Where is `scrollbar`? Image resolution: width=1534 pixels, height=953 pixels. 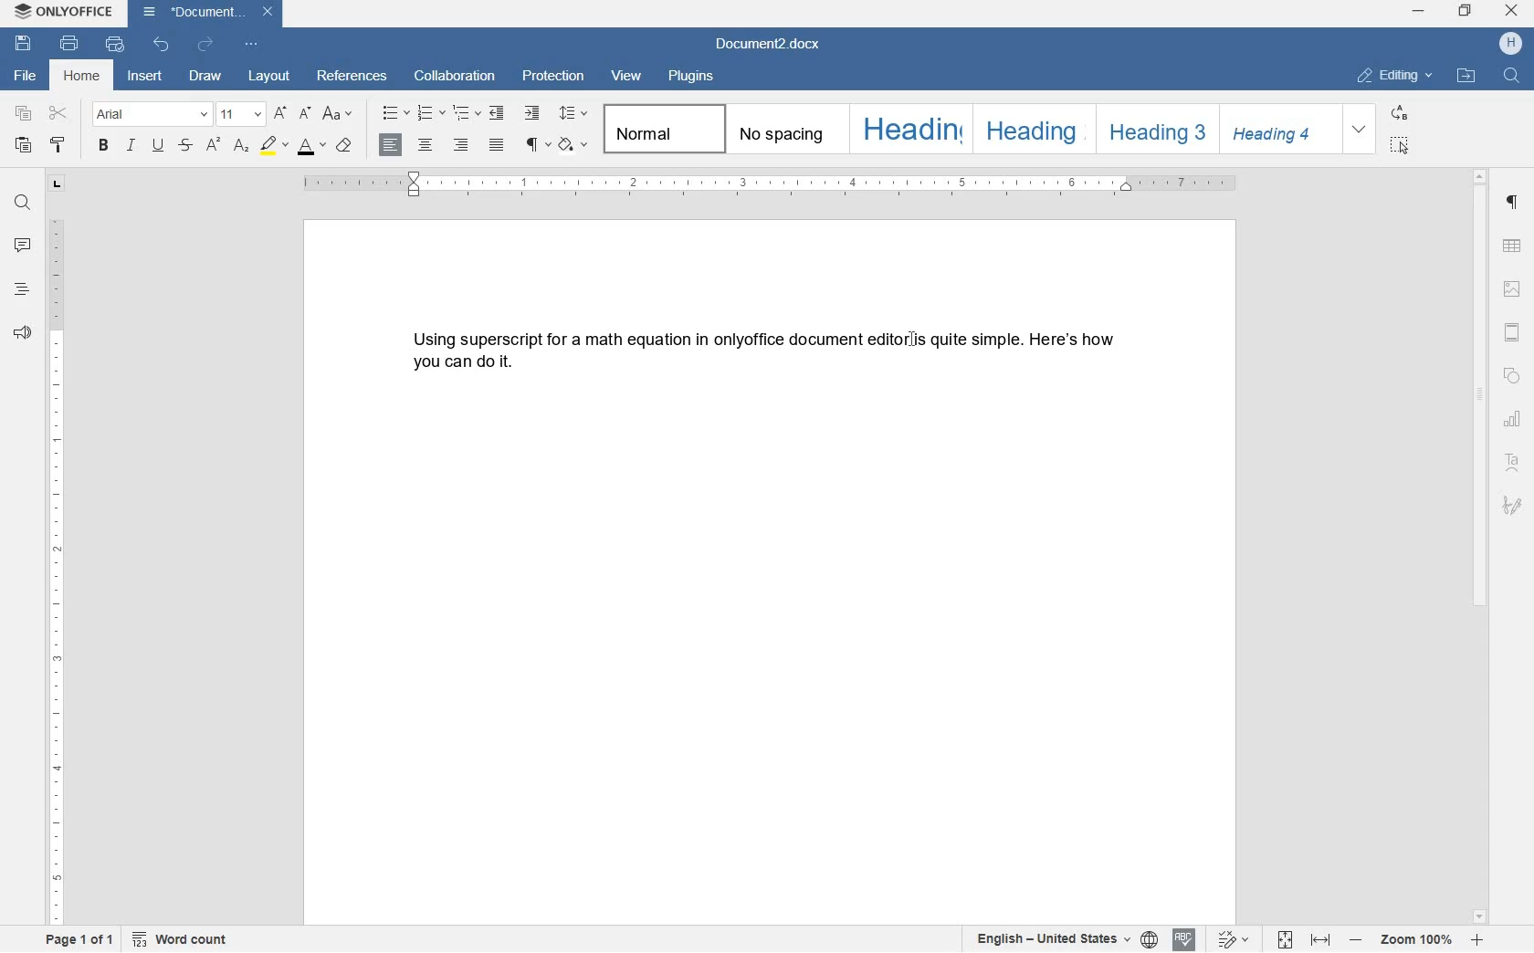
scrollbar is located at coordinates (1483, 546).